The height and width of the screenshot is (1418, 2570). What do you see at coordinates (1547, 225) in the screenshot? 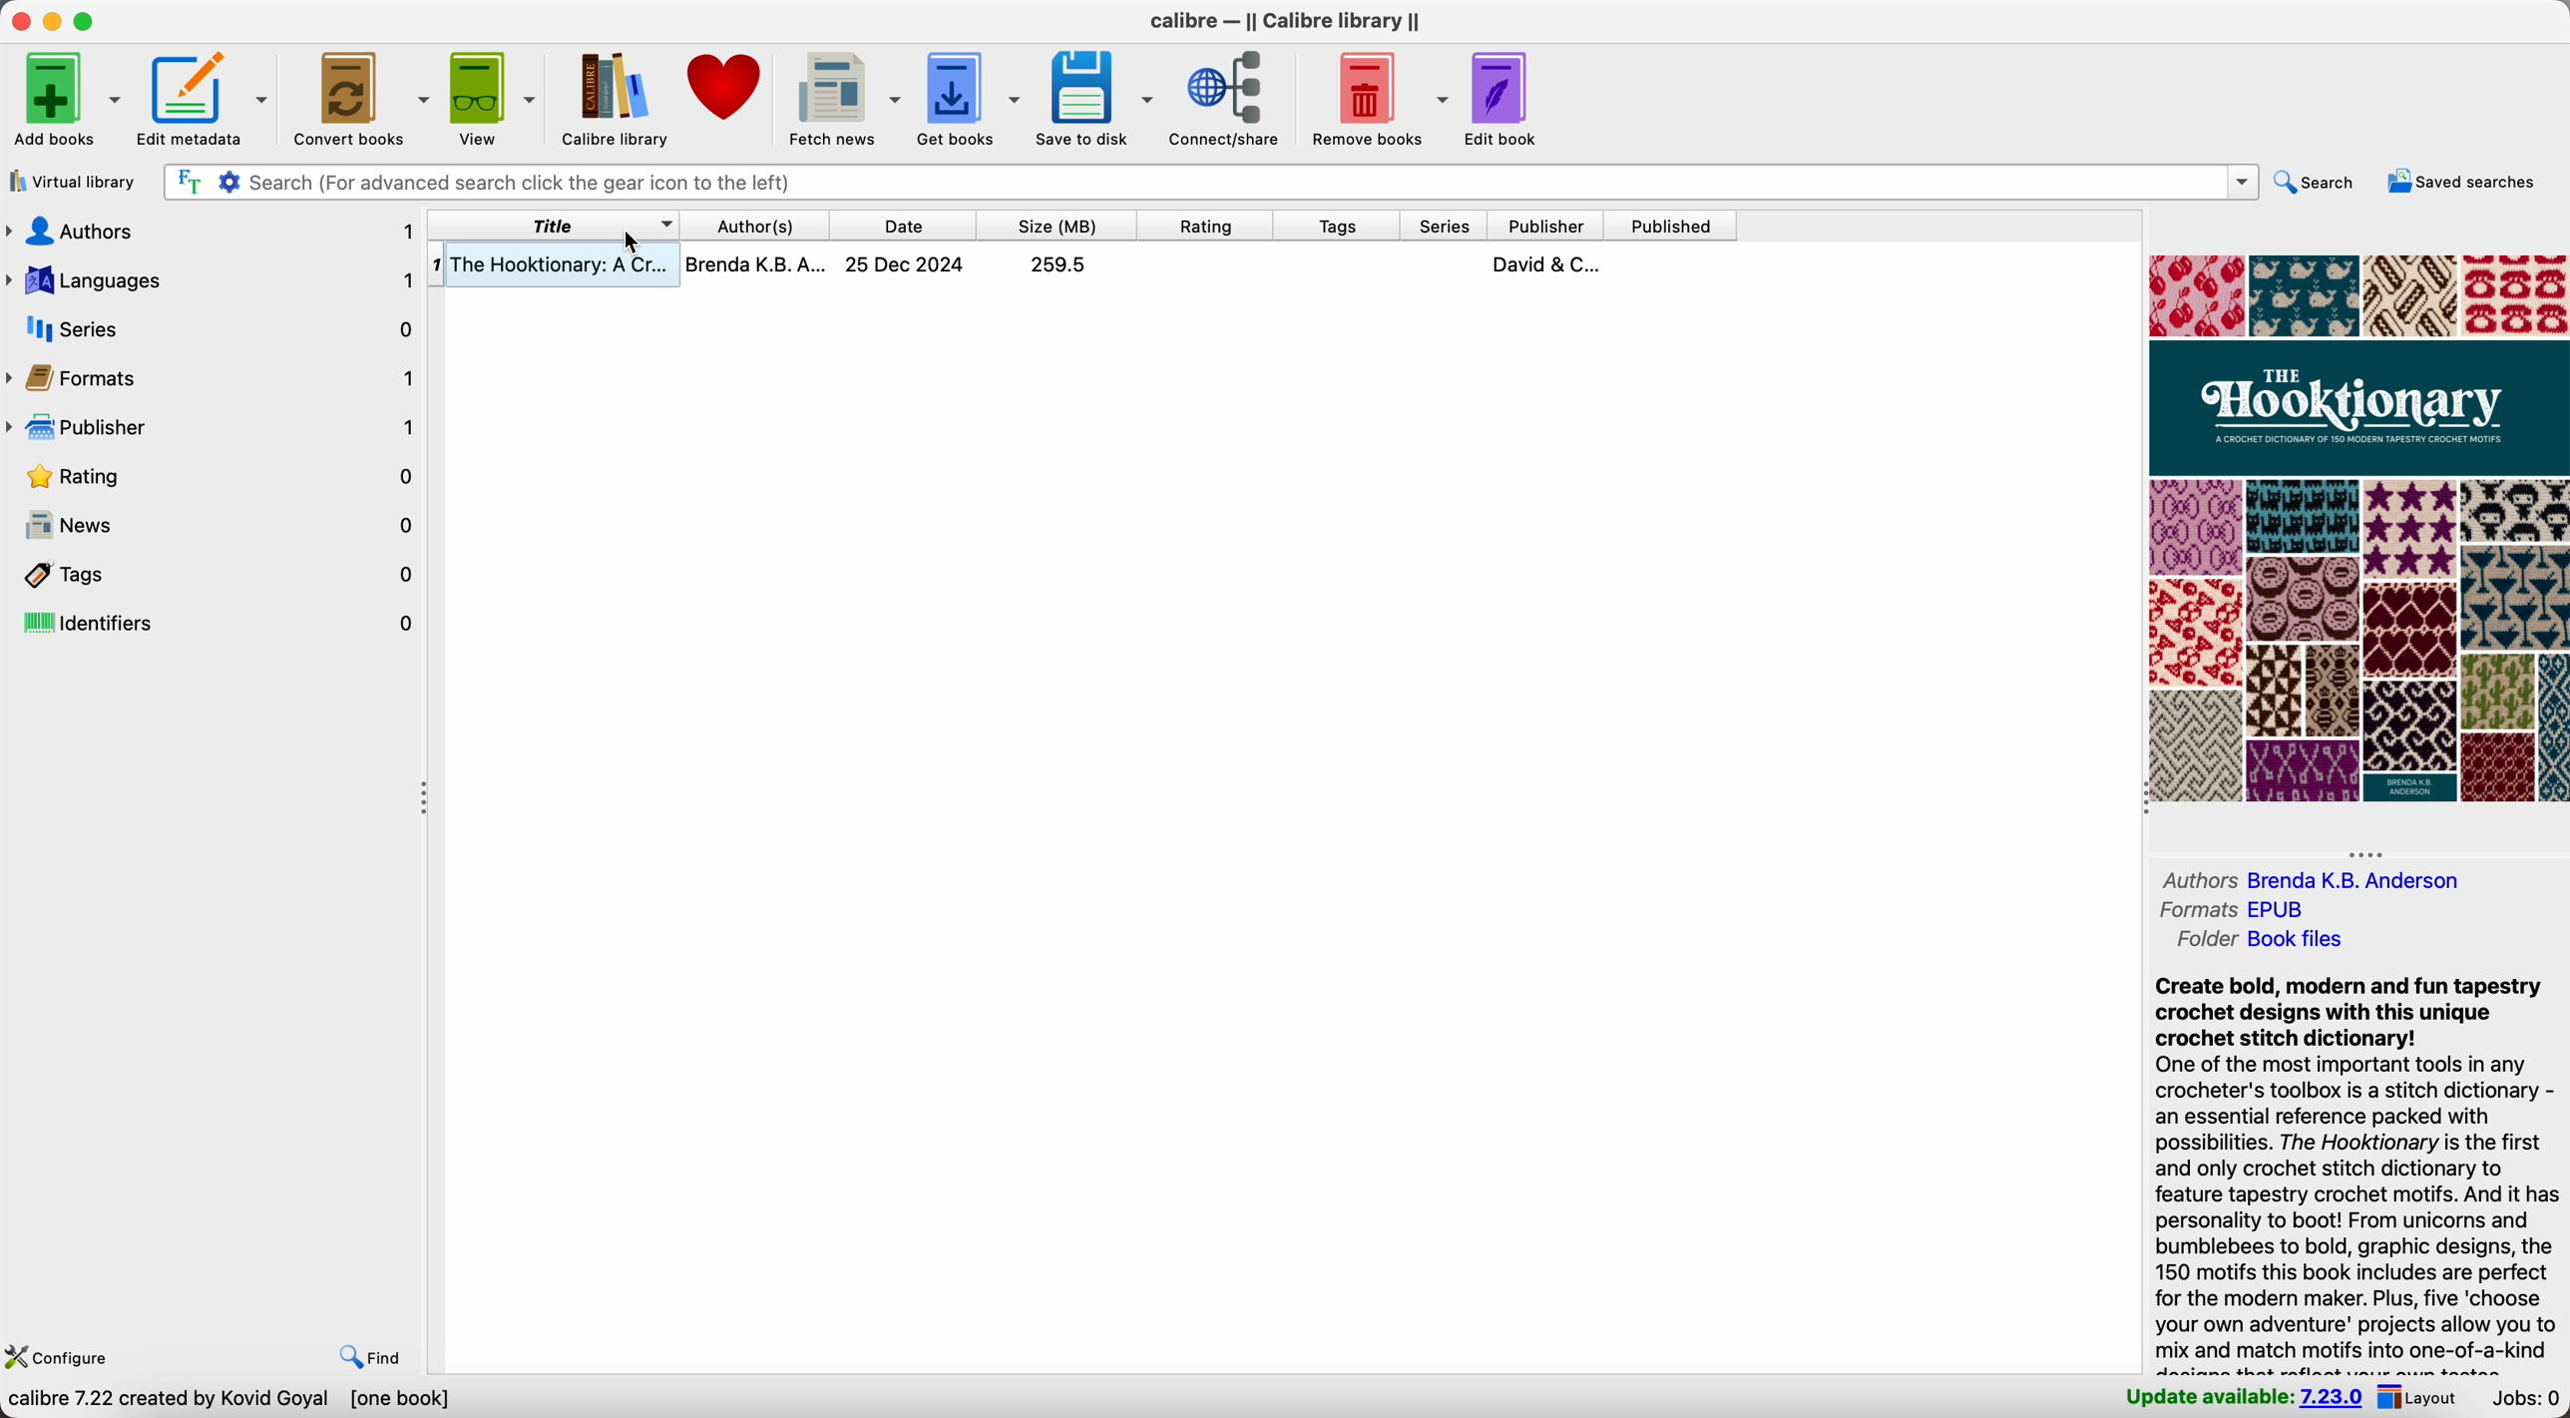
I see `publisher` at bounding box center [1547, 225].